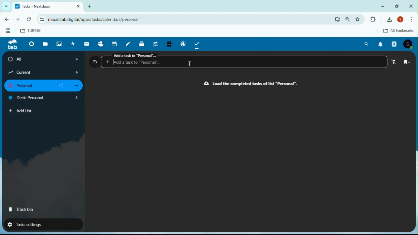 This screenshot has width=418, height=235. Describe the element at coordinates (44, 59) in the screenshot. I see `All` at that location.